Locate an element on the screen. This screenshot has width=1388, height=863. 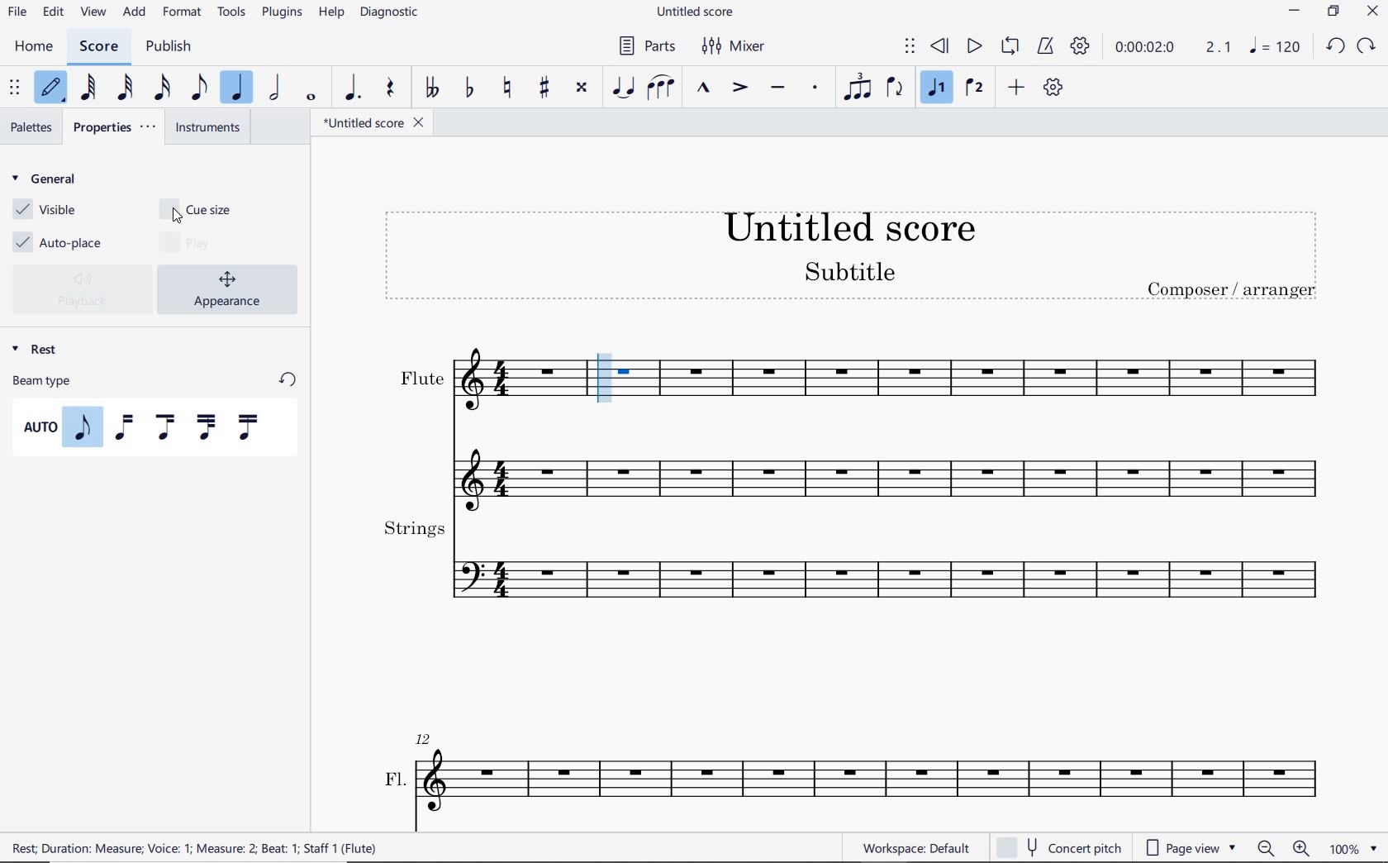
close is located at coordinates (1372, 12).